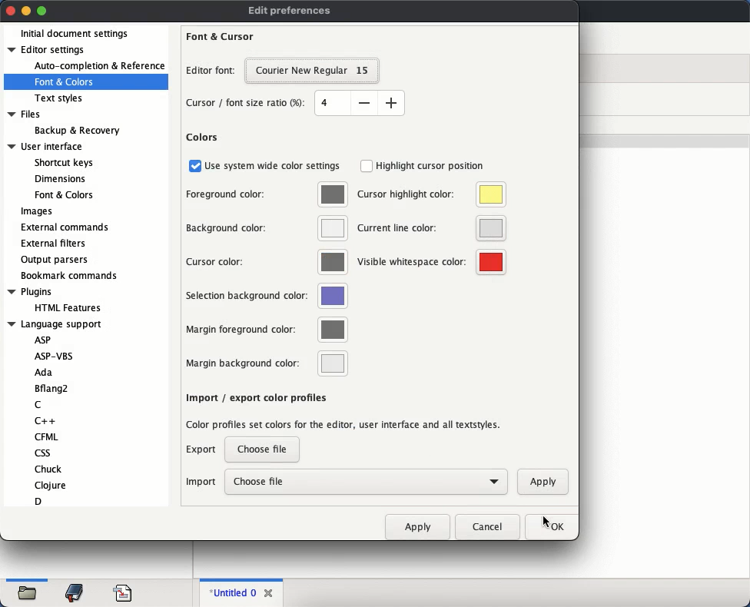  What do you see at coordinates (28, 595) in the screenshot?
I see `open` at bounding box center [28, 595].